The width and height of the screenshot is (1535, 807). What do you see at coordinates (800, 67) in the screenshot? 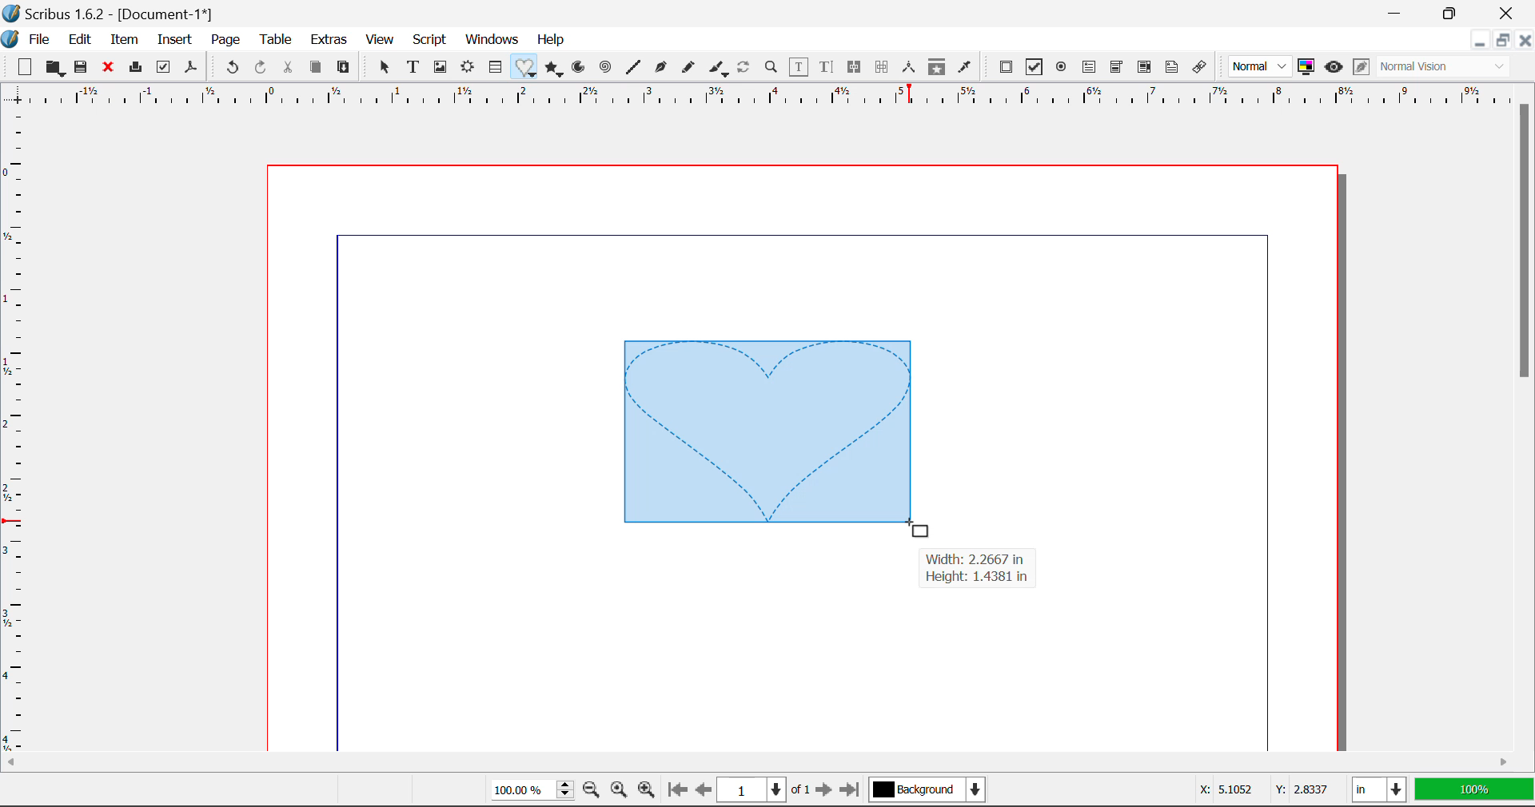
I see `Edit Contents in Frame` at bounding box center [800, 67].